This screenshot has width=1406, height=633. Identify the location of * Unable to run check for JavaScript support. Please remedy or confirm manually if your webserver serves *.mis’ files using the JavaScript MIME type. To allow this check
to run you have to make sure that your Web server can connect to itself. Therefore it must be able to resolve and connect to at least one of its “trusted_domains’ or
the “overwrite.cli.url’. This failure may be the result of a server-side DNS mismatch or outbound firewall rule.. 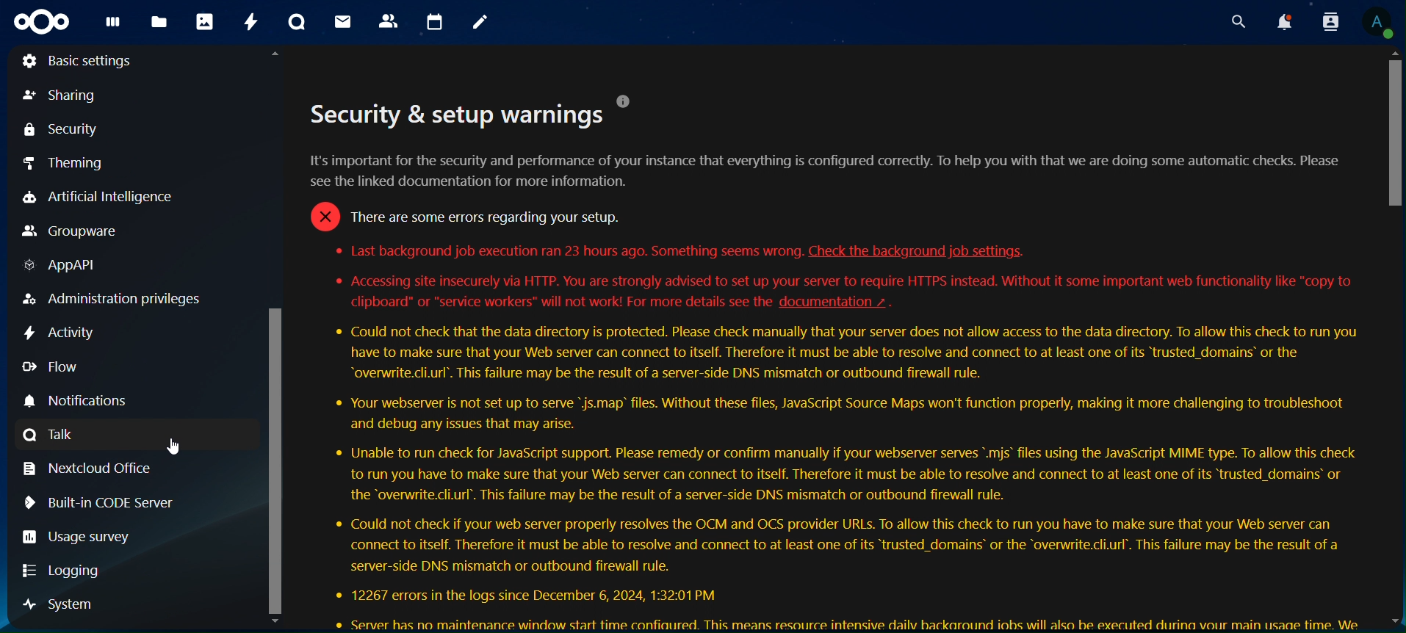
(839, 474).